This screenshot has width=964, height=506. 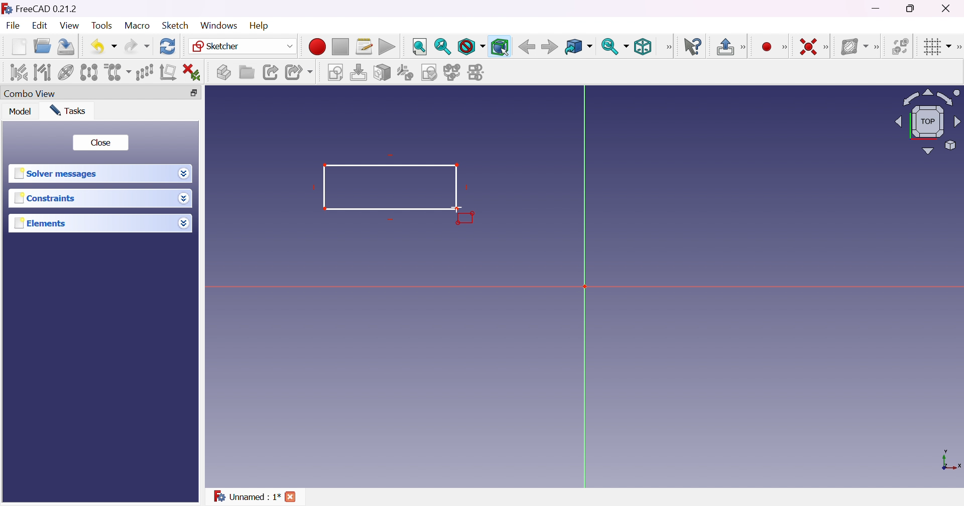 What do you see at coordinates (810, 47) in the screenshot?
I see `Constrain coincident` at bounding box center [810, 47].